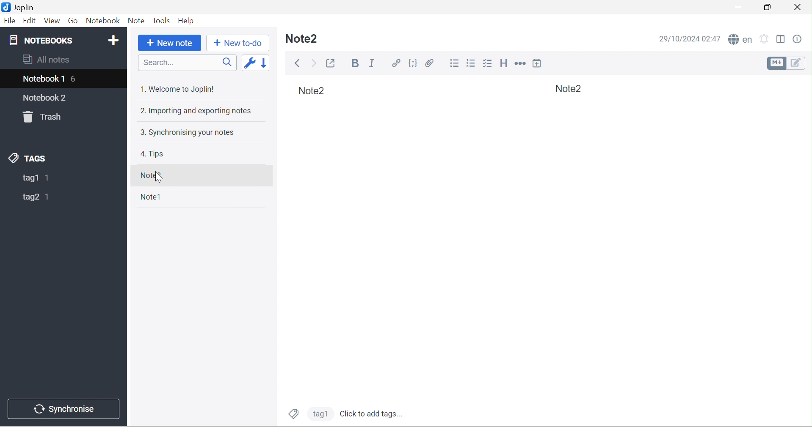 The height and width of the screenshot is (427, 812). What do you see at coordinates (302, 40) in the screenshot?
I see `Note1` at bounding box center [302, 40].